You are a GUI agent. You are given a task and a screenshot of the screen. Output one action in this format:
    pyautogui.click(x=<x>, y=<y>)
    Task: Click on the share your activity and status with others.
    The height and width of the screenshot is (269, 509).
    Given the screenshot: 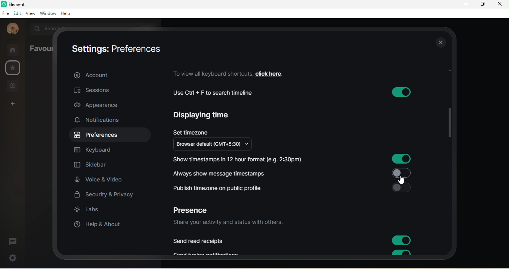 What is the action you would take?
    pyautogui.click(x=231, y=223)
    